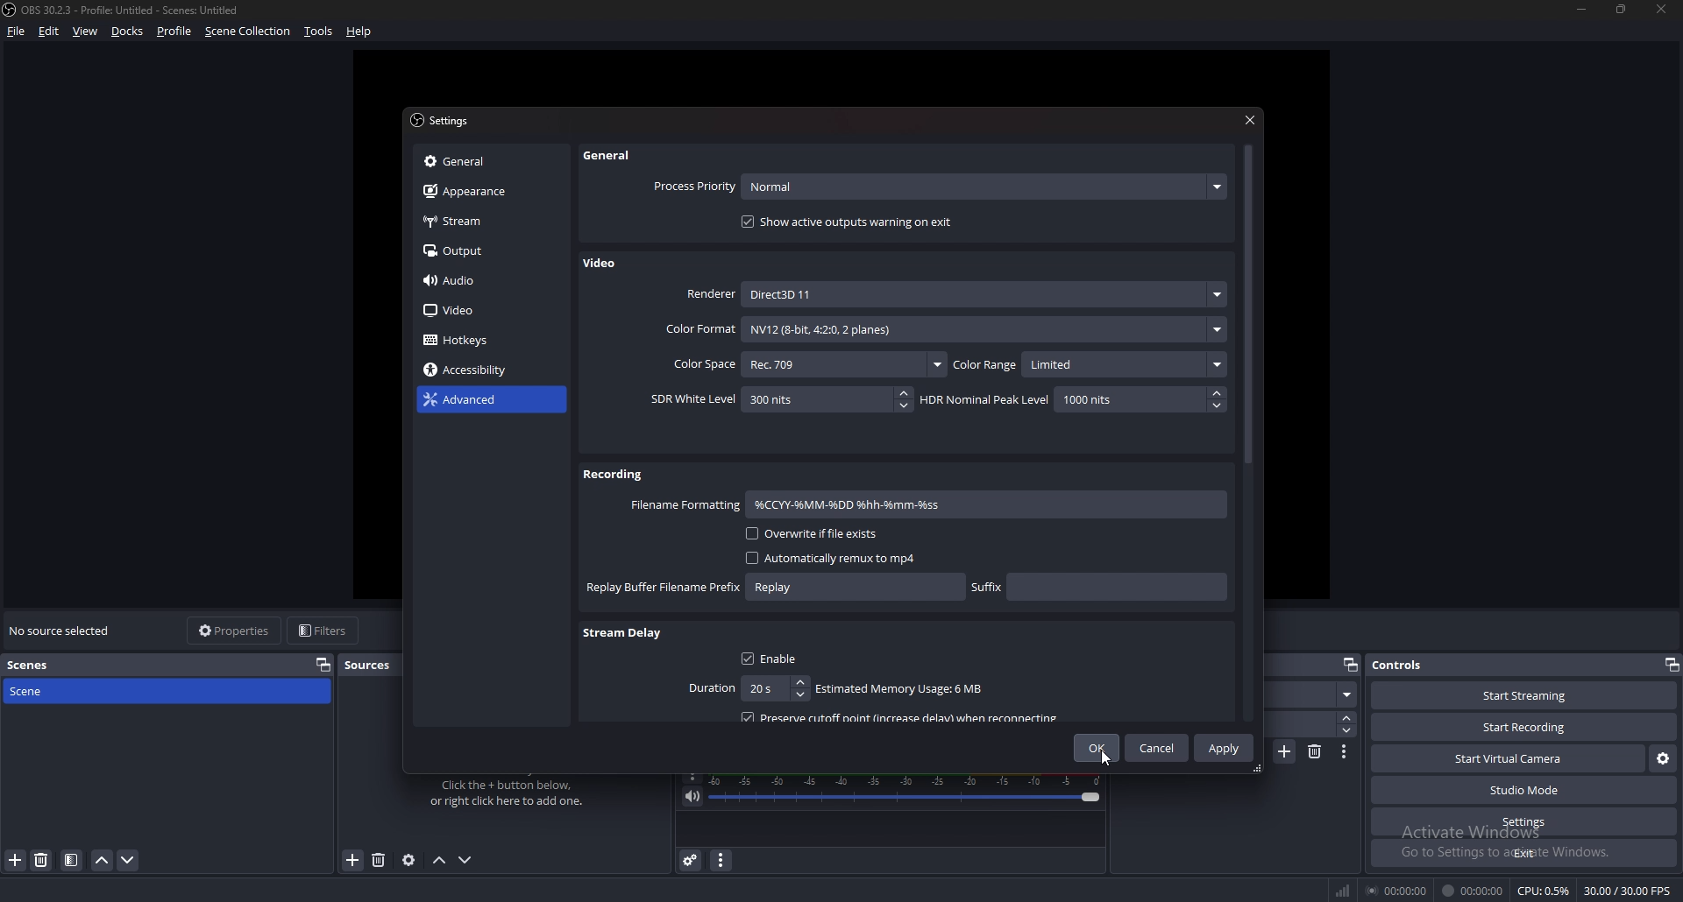 The height and width of the screenshot is (902, 1683). Describe the element at coordinates (940, 187) in the screenshot. I see `Process priority` at that location.